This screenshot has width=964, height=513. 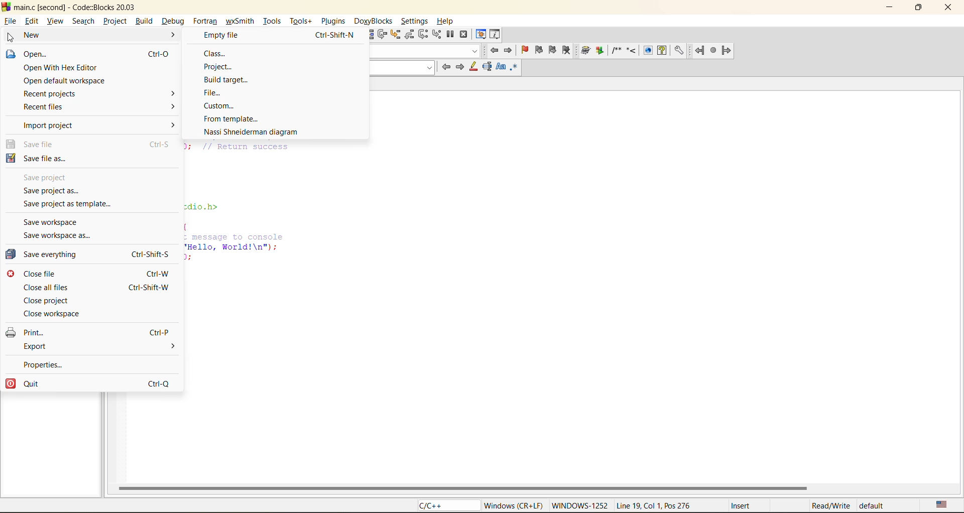 What do you see at coordinates (37, 347) in the screenshot?
I see `export` at bounding box center [37, 347].